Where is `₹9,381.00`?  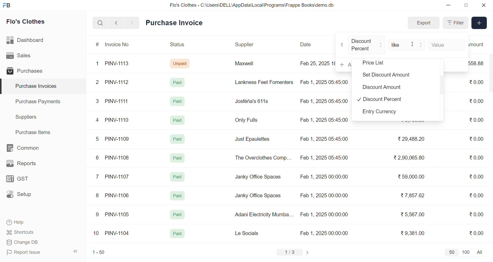
₹9,381.00 is located at coordinates (413, 233).